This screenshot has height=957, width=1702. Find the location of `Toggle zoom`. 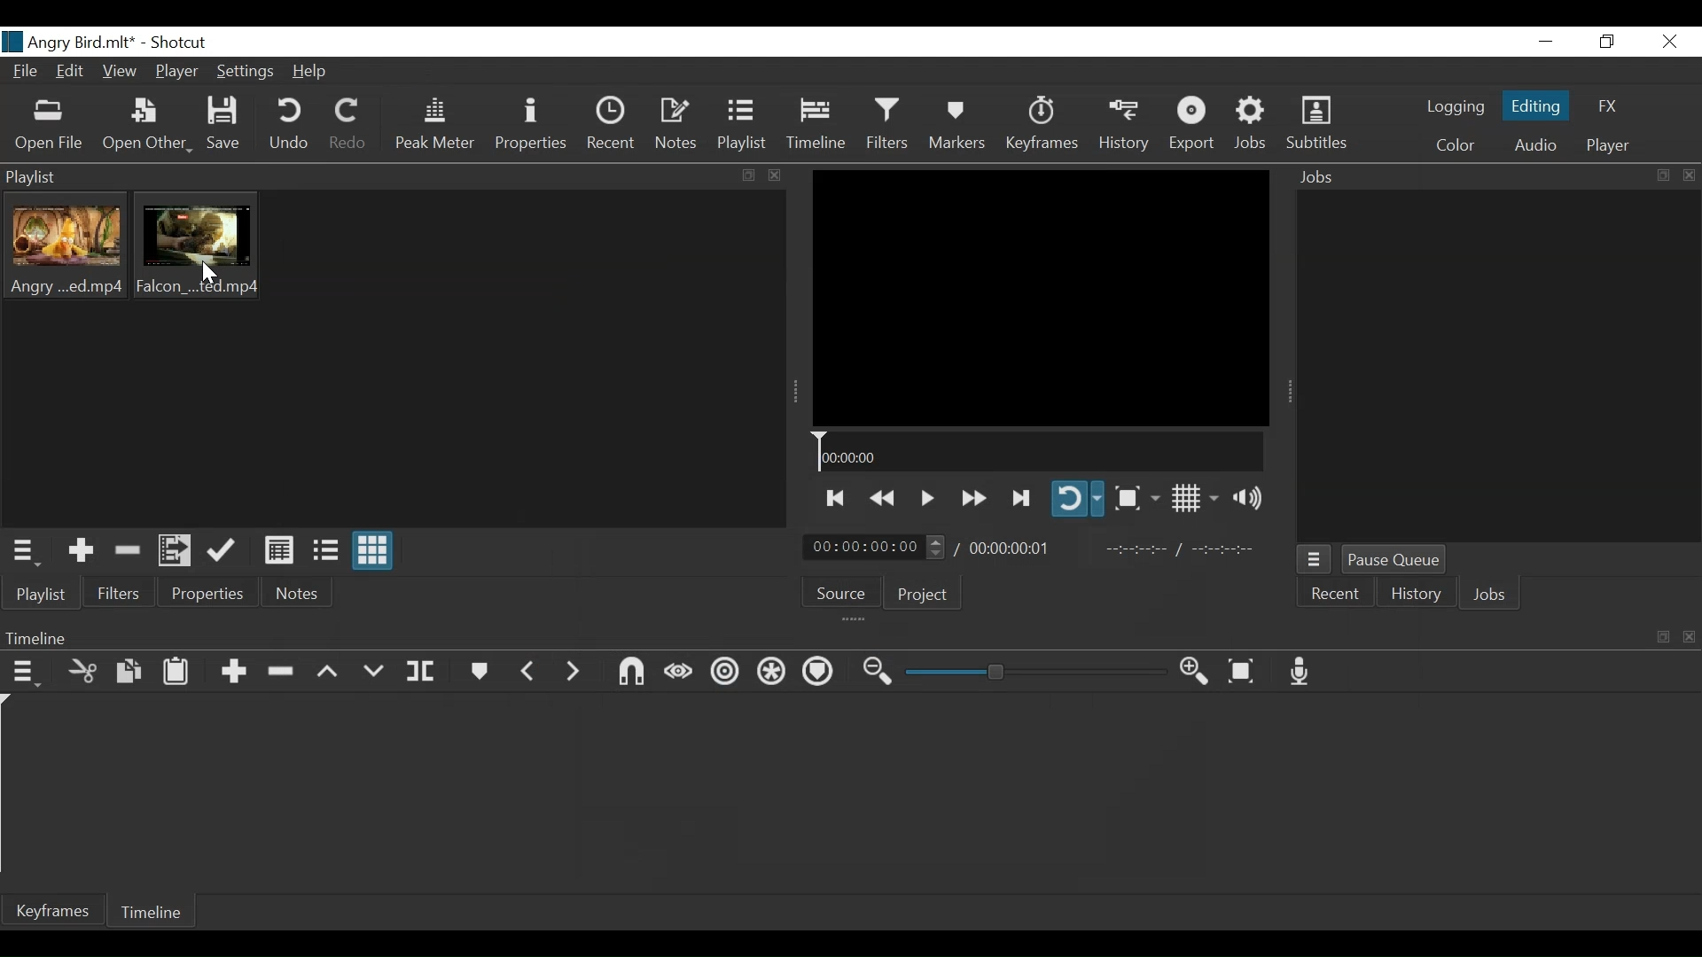

Toggle zoom is located at coordinates (1136, 498).